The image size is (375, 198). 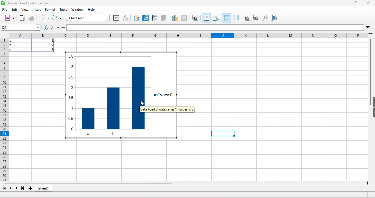 I want to click on input line, so click(x=215, y=28).